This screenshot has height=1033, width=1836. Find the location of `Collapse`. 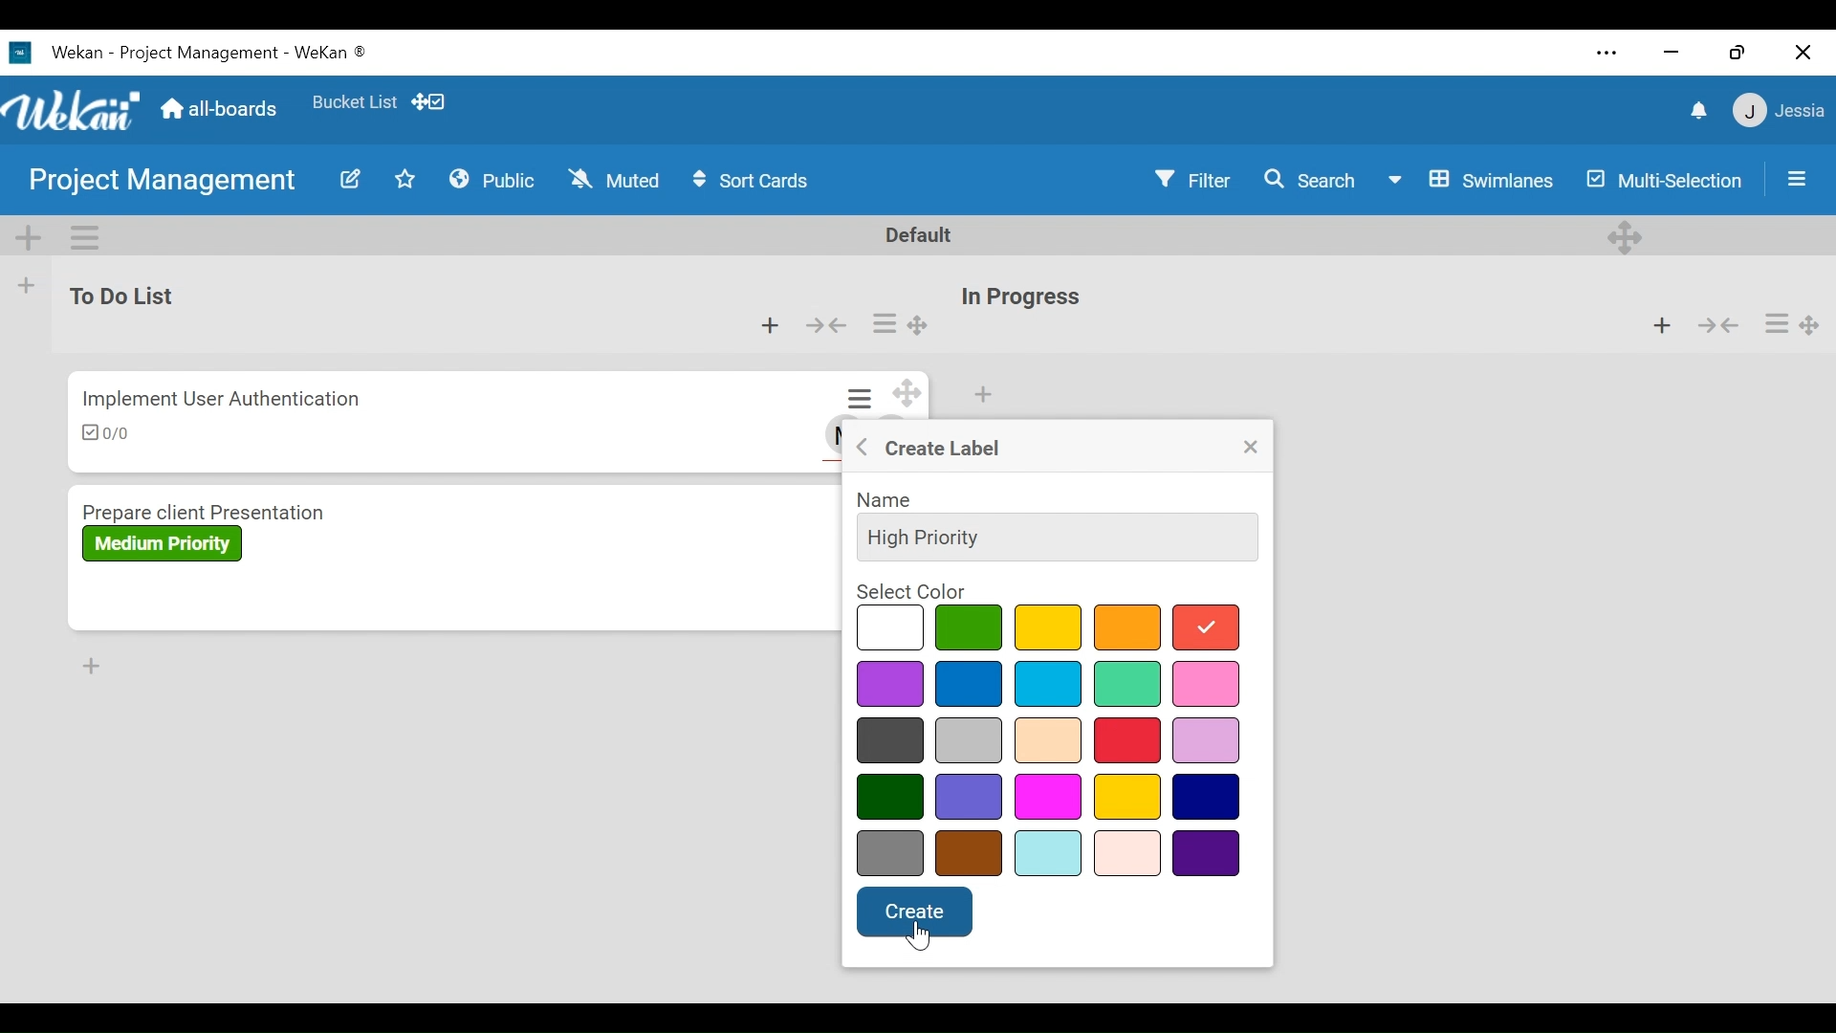

Collapse is located at coordinates (1716, 324).